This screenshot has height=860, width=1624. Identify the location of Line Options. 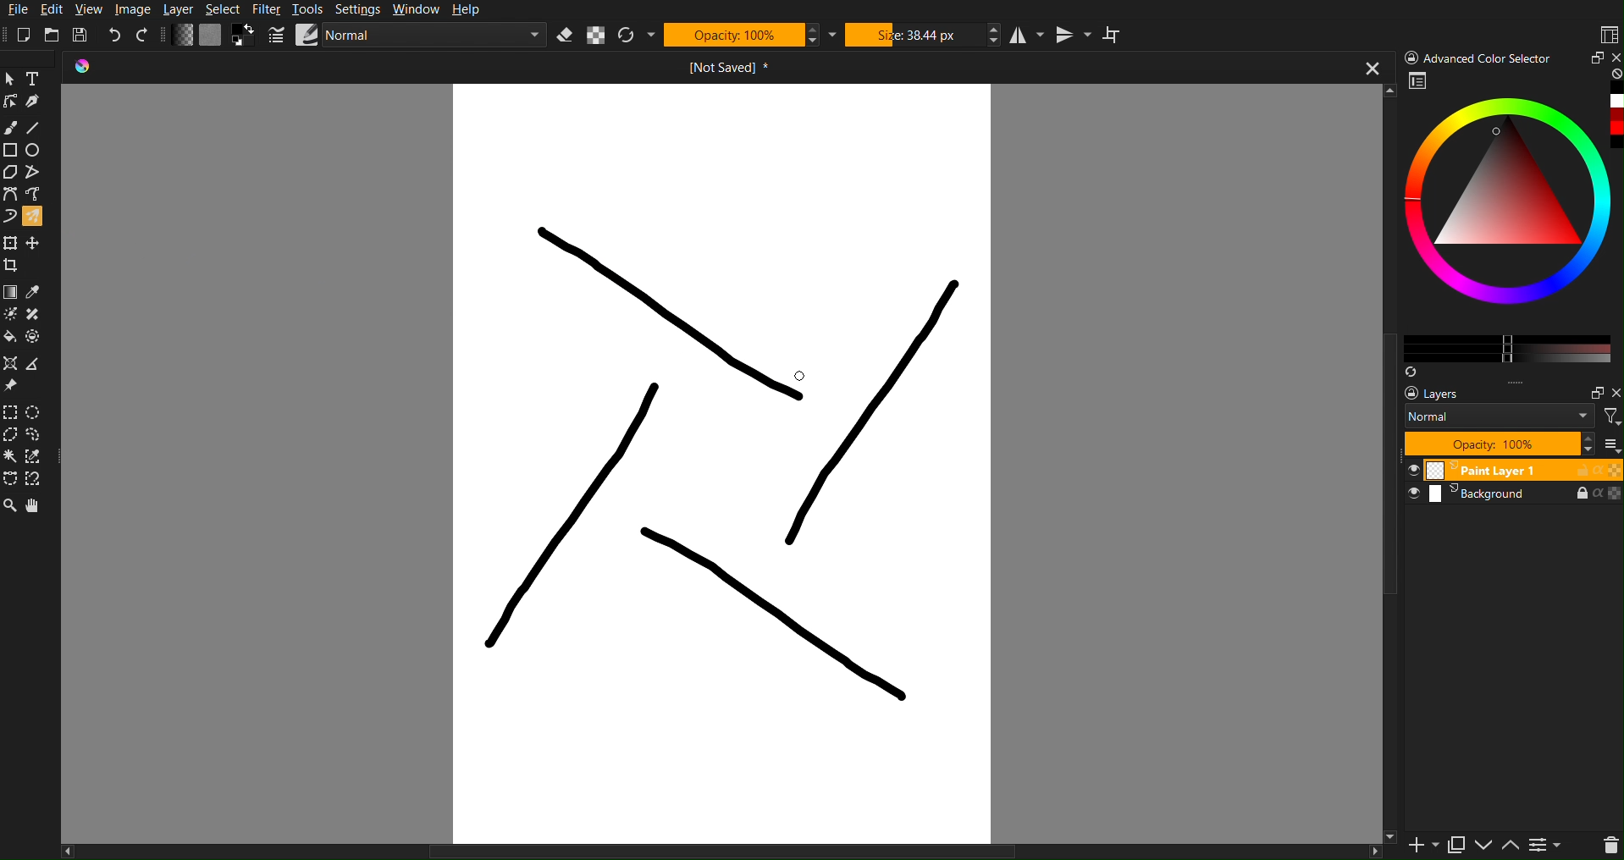
(309, 34).